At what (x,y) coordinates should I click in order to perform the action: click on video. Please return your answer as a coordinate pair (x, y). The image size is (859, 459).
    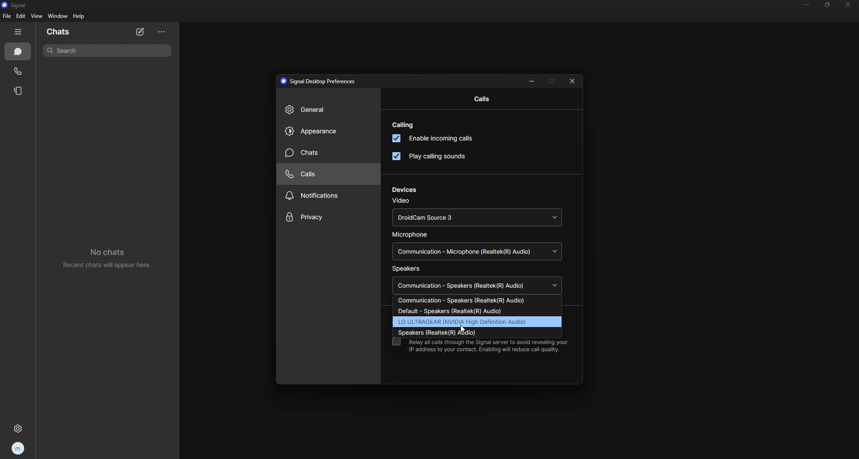
    Looking at the image, I should click on (400, 200).